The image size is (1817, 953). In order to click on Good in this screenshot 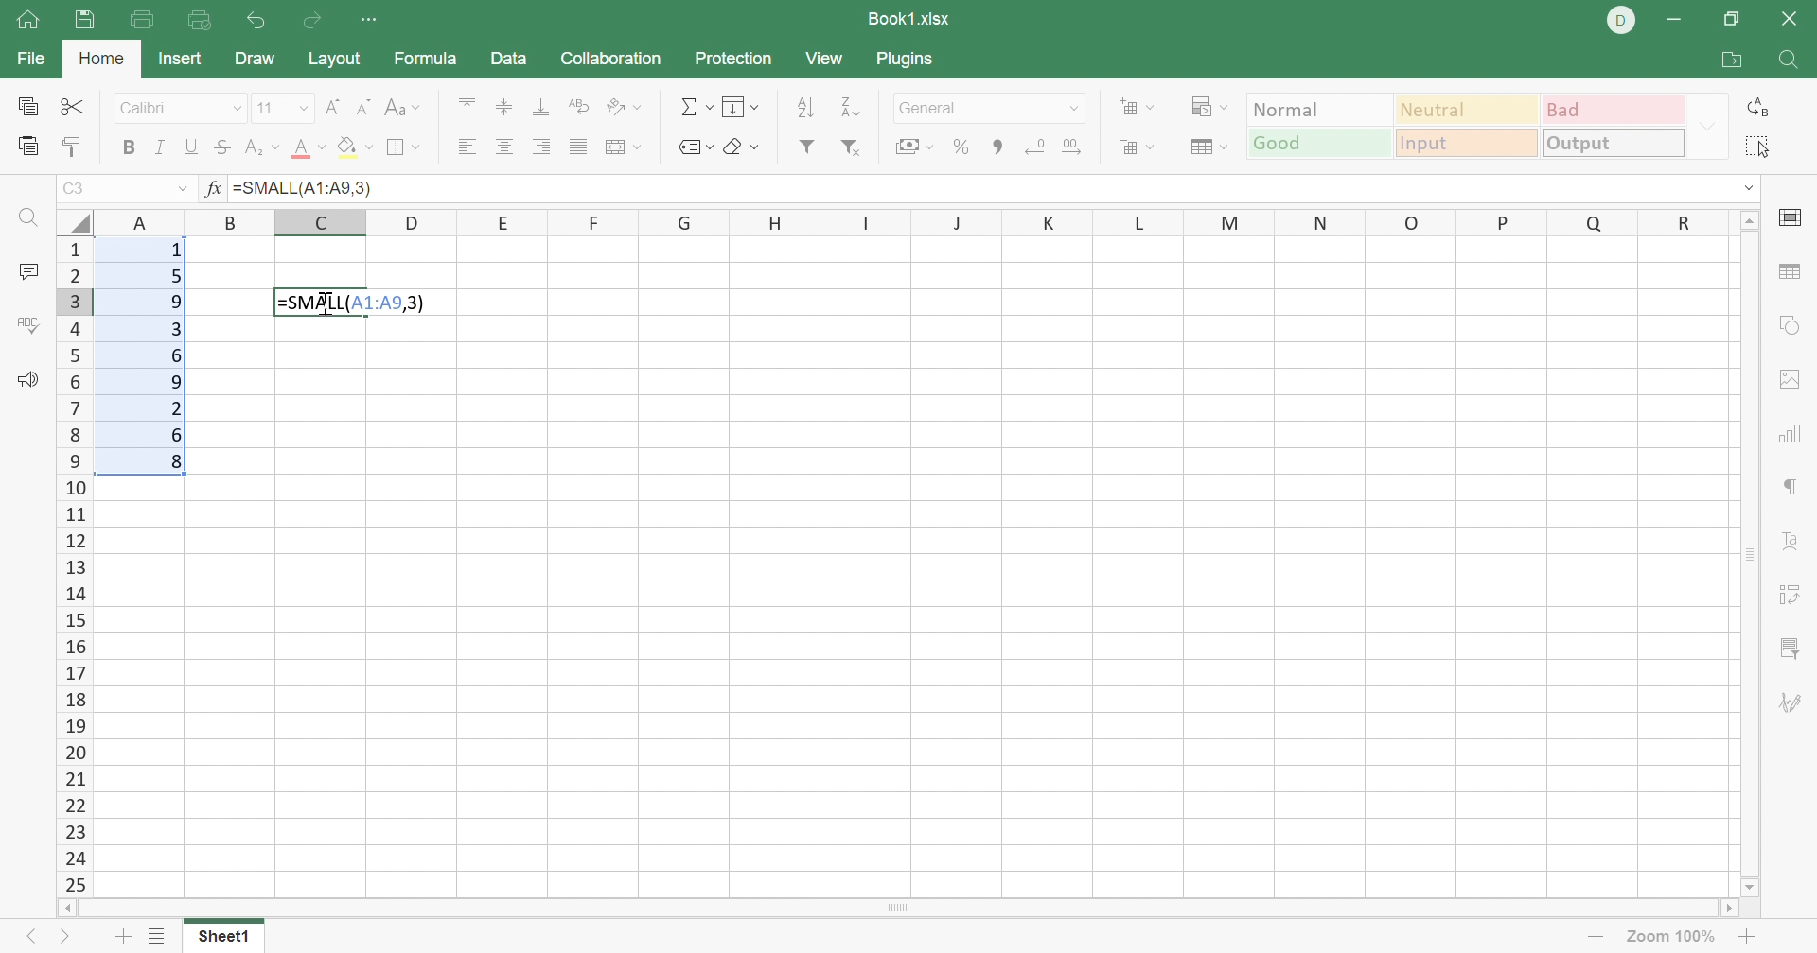, I will do `click(1321, 143)`.